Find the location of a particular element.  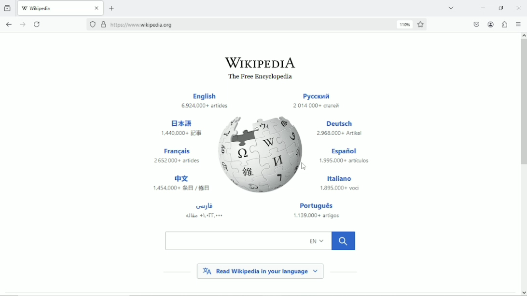

zoom factor is located at coordinates (405, 24).